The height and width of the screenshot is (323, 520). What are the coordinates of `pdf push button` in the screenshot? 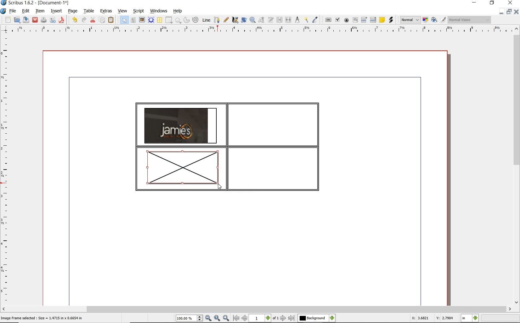 It's located at (328, 19).